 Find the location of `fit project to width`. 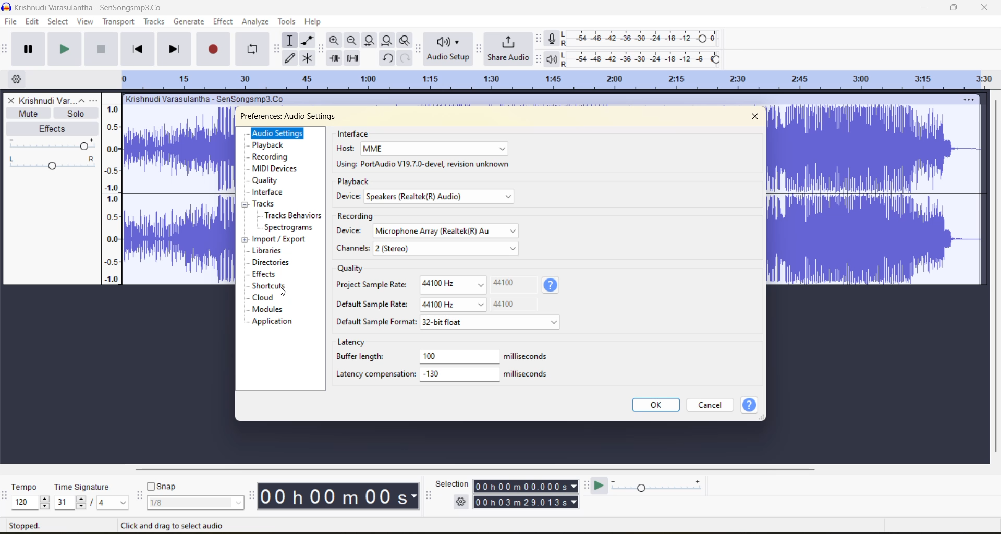

fit project to width is located at coordinates (387, 41).